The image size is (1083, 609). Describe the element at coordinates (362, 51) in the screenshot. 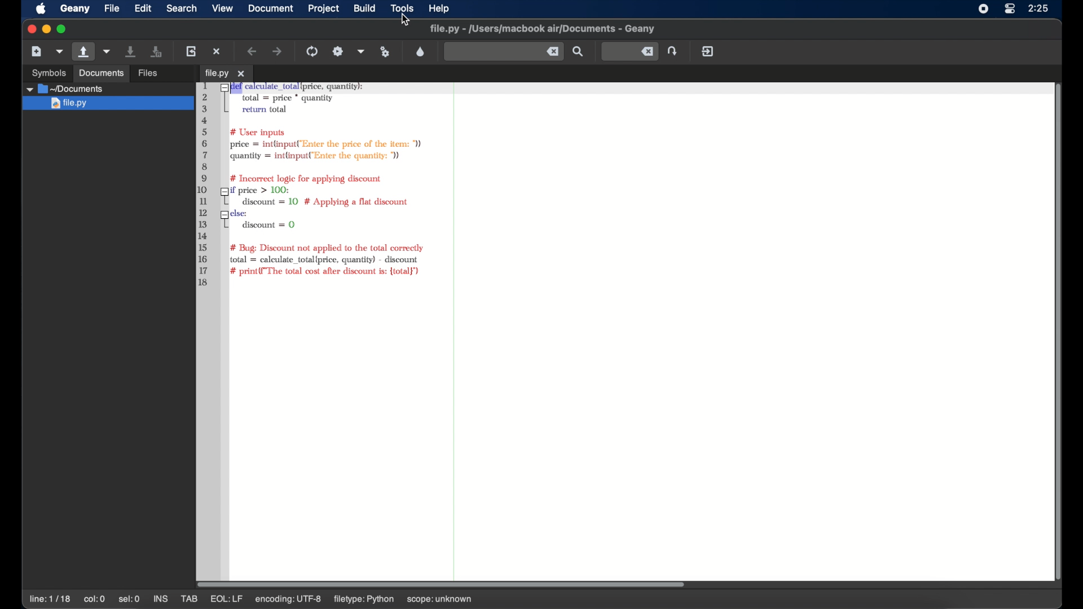

I see `choose more build actions` at that location.